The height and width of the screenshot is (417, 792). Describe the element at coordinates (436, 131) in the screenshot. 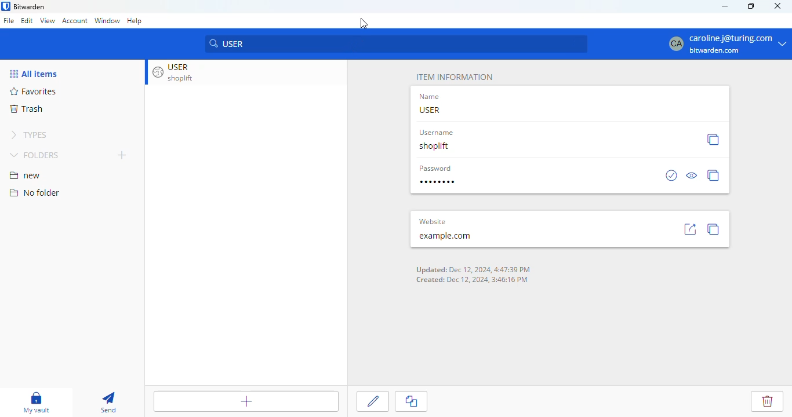

I see `Username` at that location.